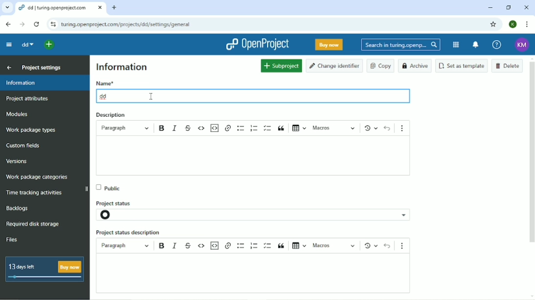  Describe the element at coordinates (259, 274) in the screenshot. I see `text boc` at that location.